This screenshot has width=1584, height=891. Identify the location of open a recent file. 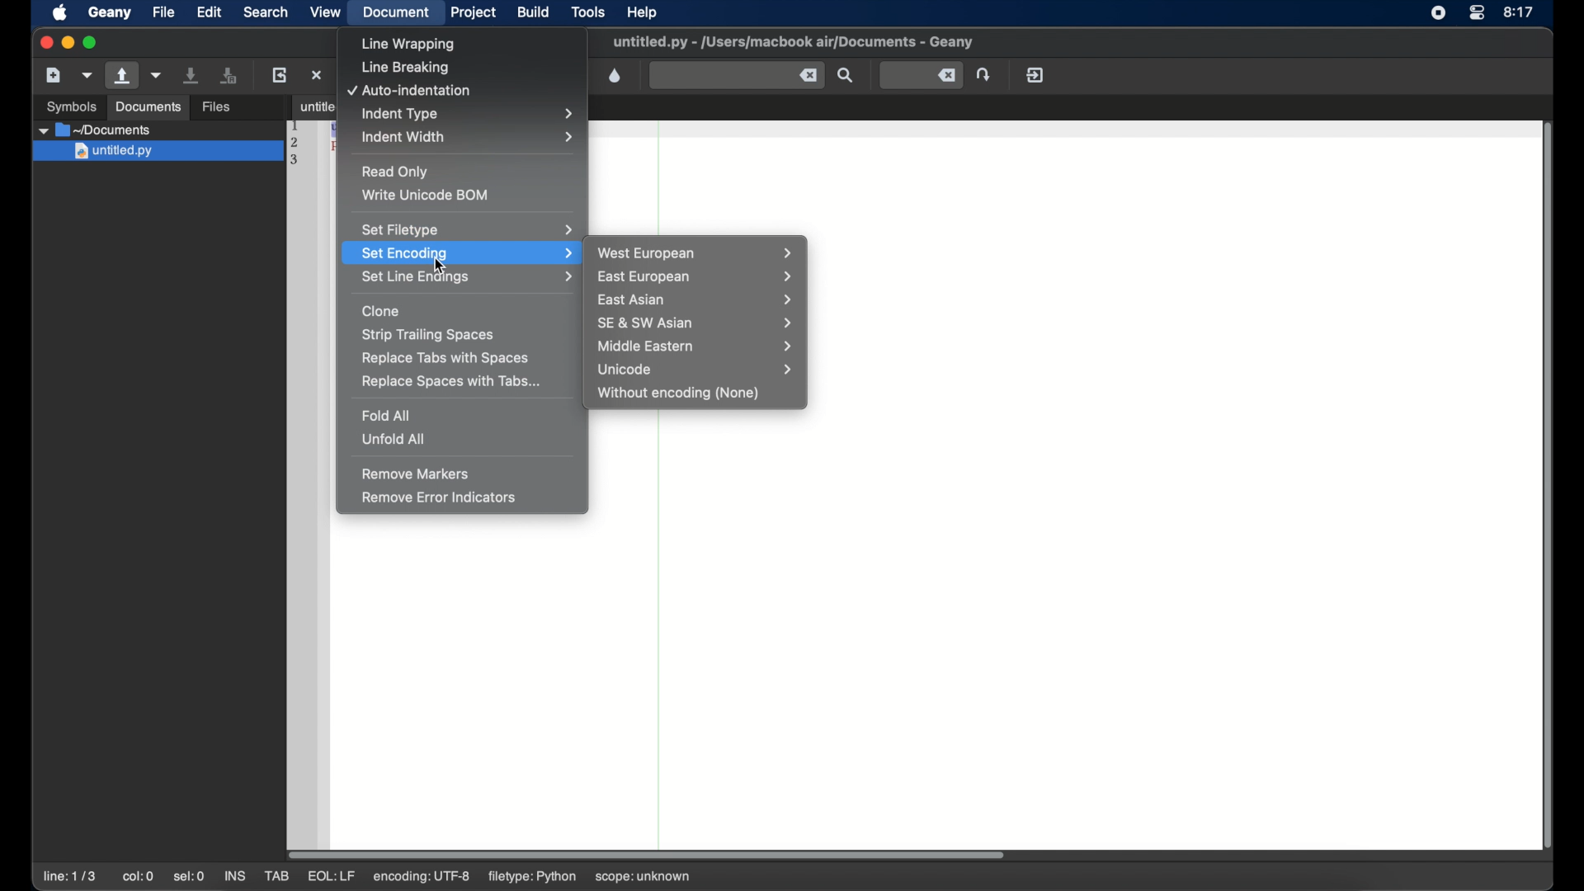
(157, 75).